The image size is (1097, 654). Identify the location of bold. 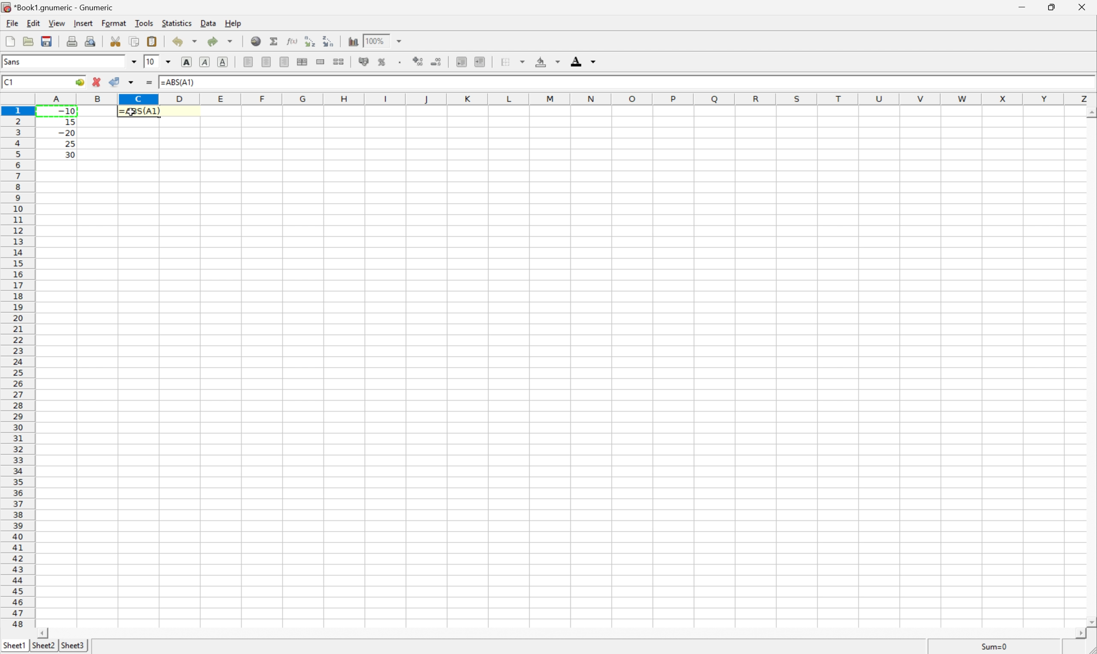
(185, 61).